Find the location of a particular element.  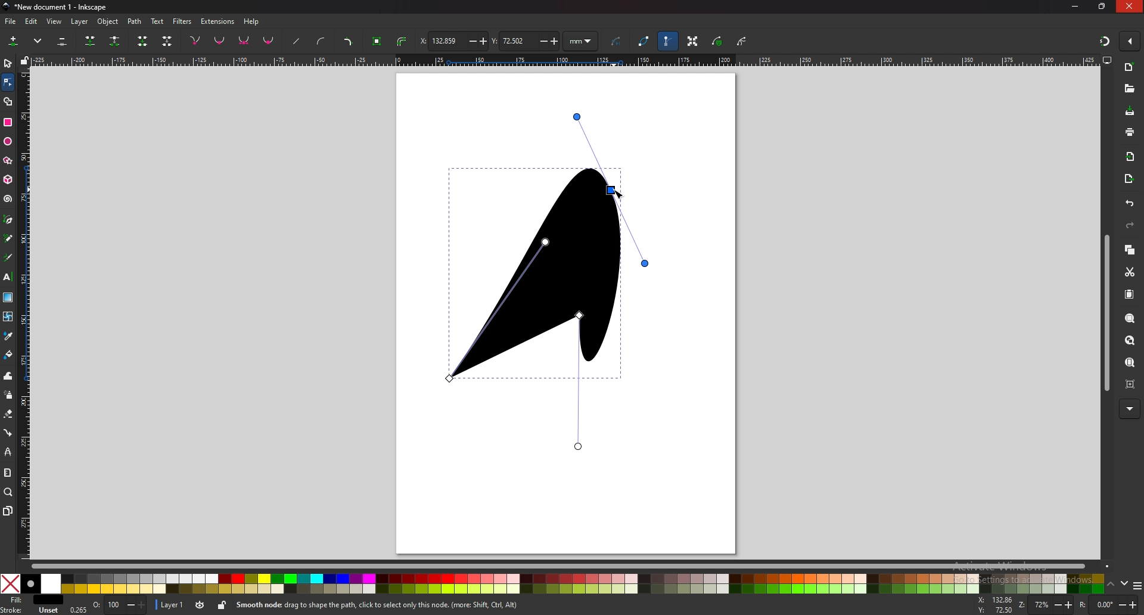

add curve handles is located at coordinates (322, 42).